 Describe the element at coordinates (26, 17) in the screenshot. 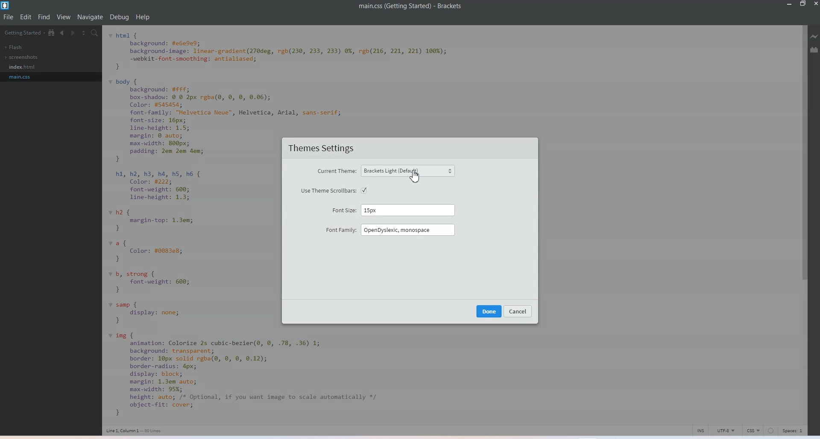

I see `Edit` at that location.